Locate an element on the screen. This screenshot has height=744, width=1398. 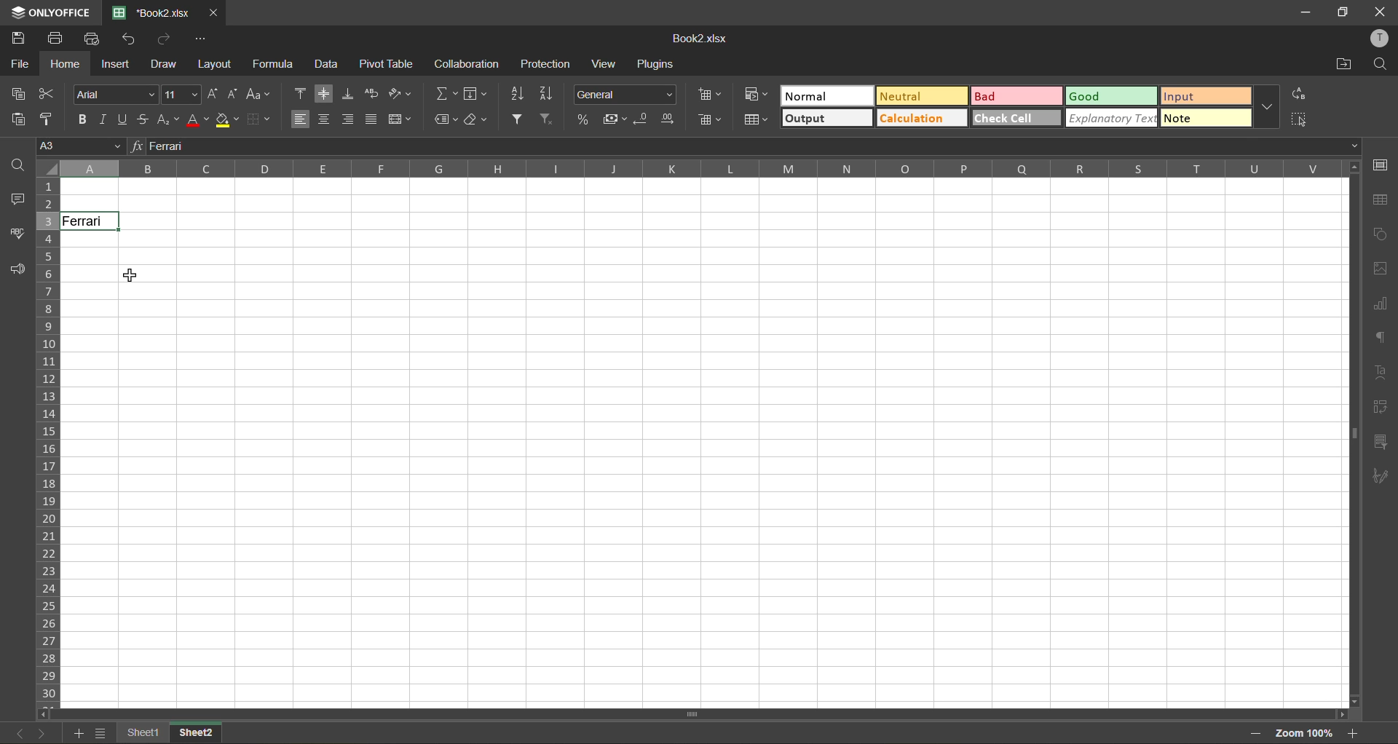
all borders is located at coordinates (288, 170).